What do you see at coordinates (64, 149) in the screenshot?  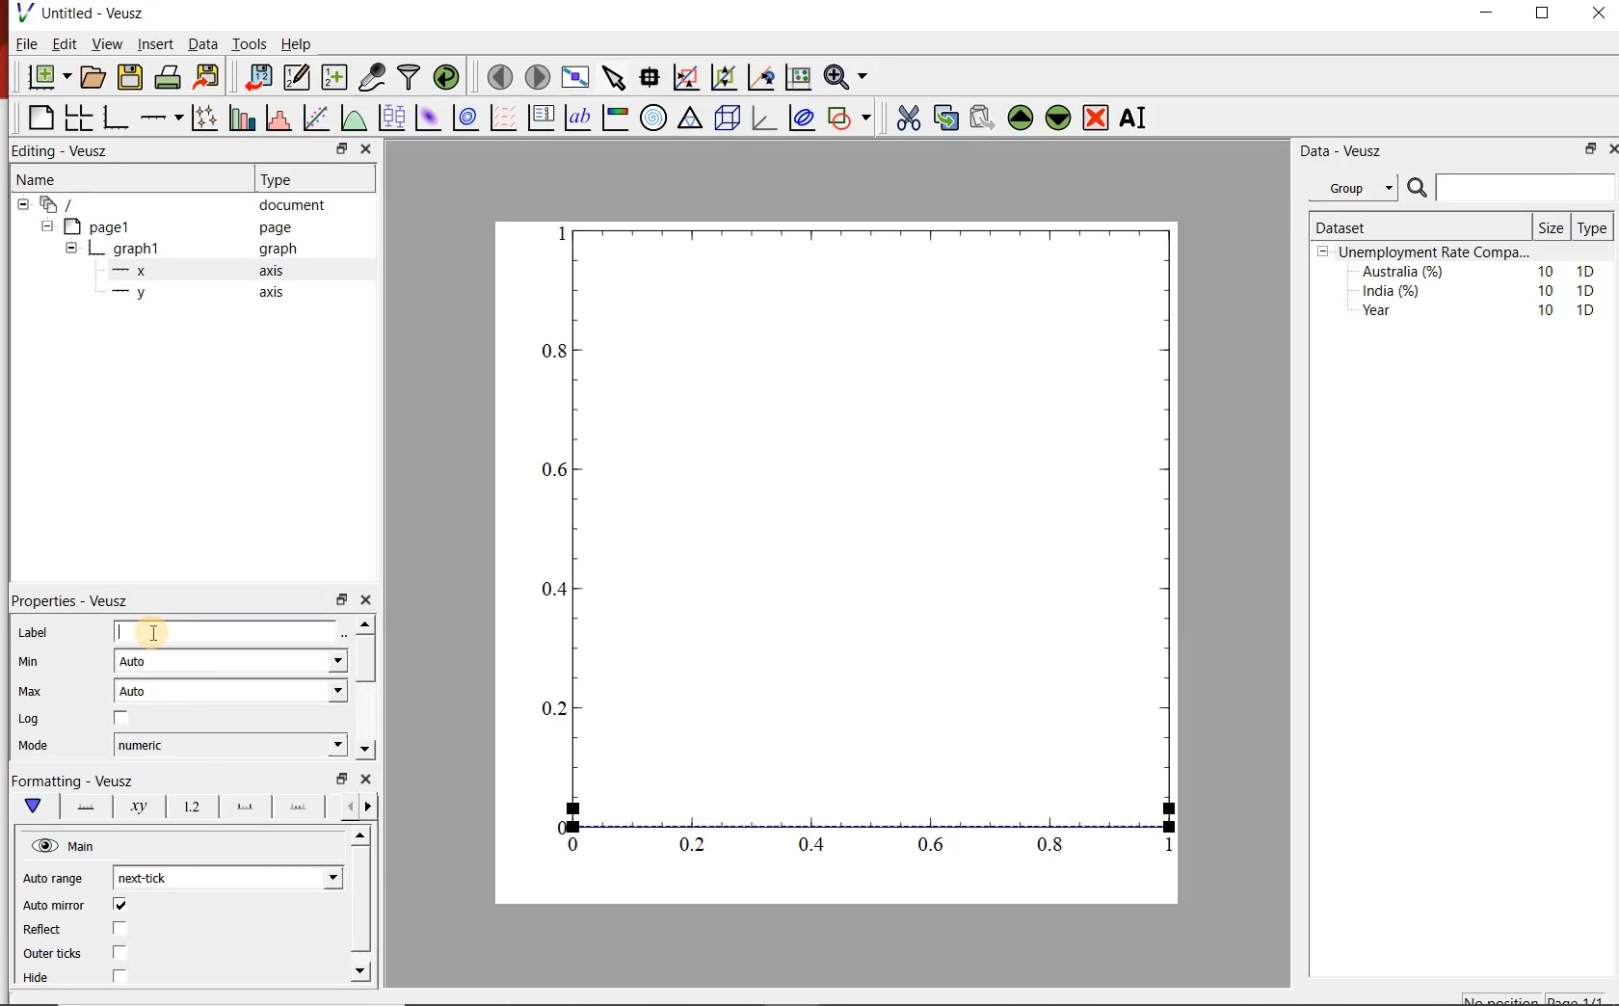 I see `Editing - Veusz` at bounding box center [64, 149].